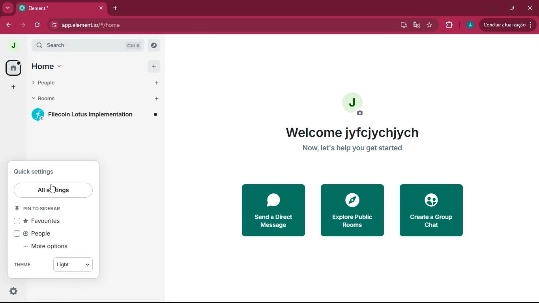 The height and width of the screenshot is (303, 539). Describe the element at coordinates (118, 25) in the screenshot. I see `url` at that location.